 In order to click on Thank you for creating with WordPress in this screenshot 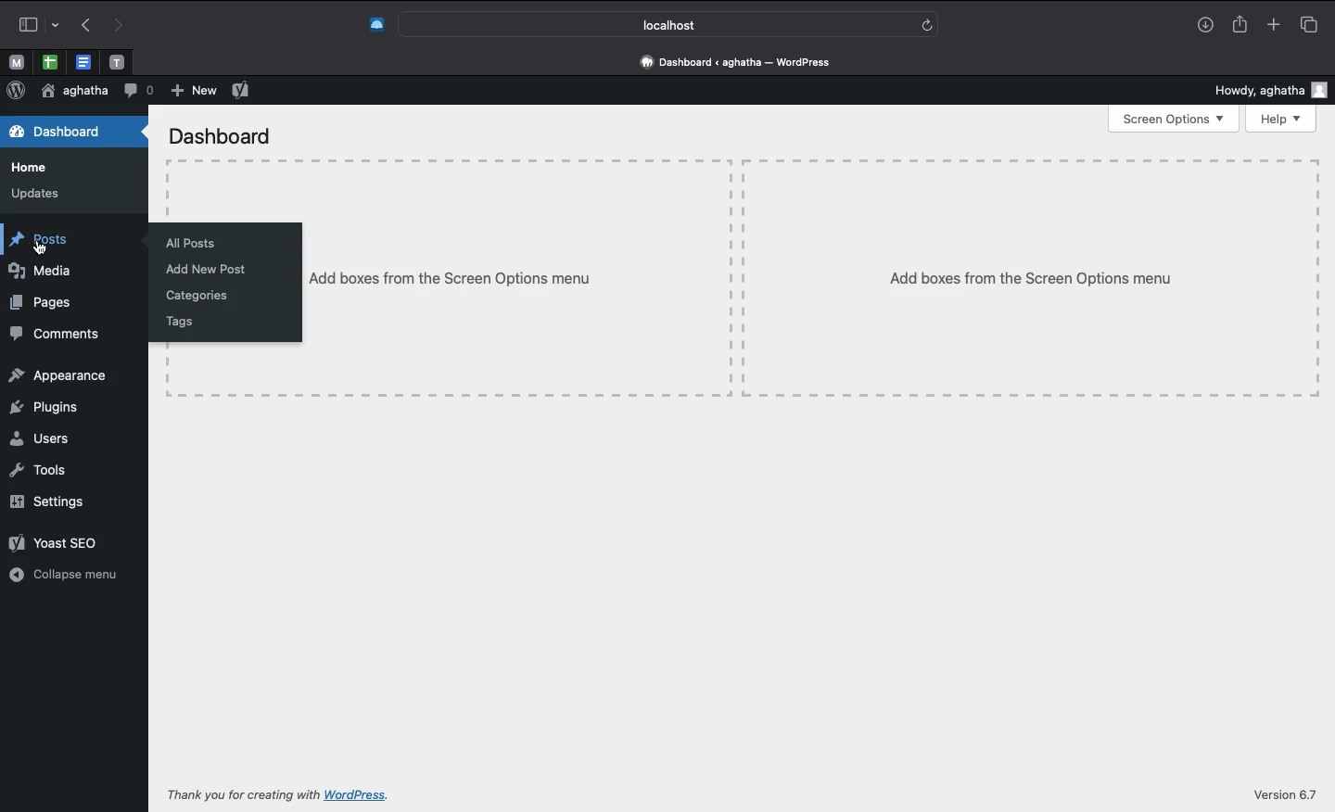, I will do `click(281, 795)`.